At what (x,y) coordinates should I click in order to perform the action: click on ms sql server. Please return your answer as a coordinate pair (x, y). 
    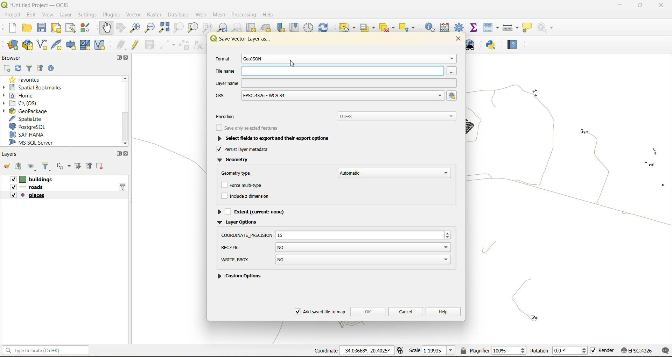
    Looking at the image, I should click on (35, 143).